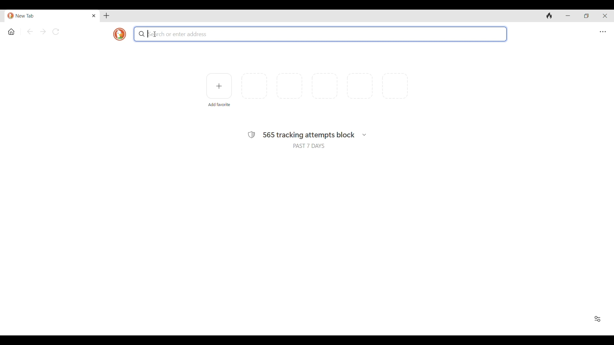 The width and height of the screenshot is (614, 345). Describe the element at coordinates (219, 105) in the screenshot. I see `Add favorite` at that location.